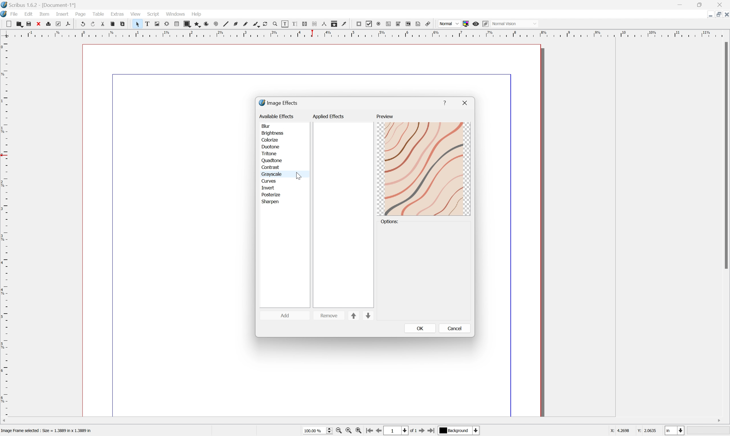  What do you see at coordinates (271, 167) in the screenshot?
I see `contrast` at bounding box center [271, 167].